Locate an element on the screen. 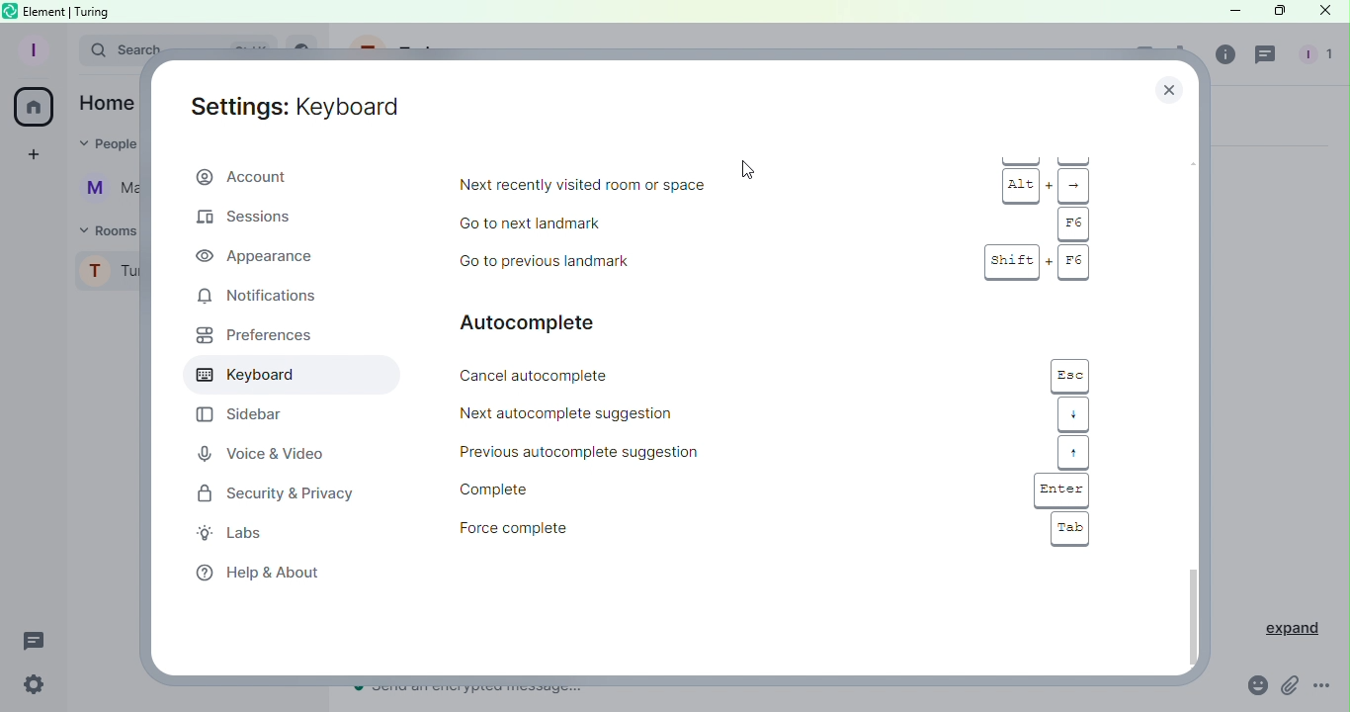 This screenshot has width=1350, height=712. Go to previous landmark is located at coordinates (658, 262).